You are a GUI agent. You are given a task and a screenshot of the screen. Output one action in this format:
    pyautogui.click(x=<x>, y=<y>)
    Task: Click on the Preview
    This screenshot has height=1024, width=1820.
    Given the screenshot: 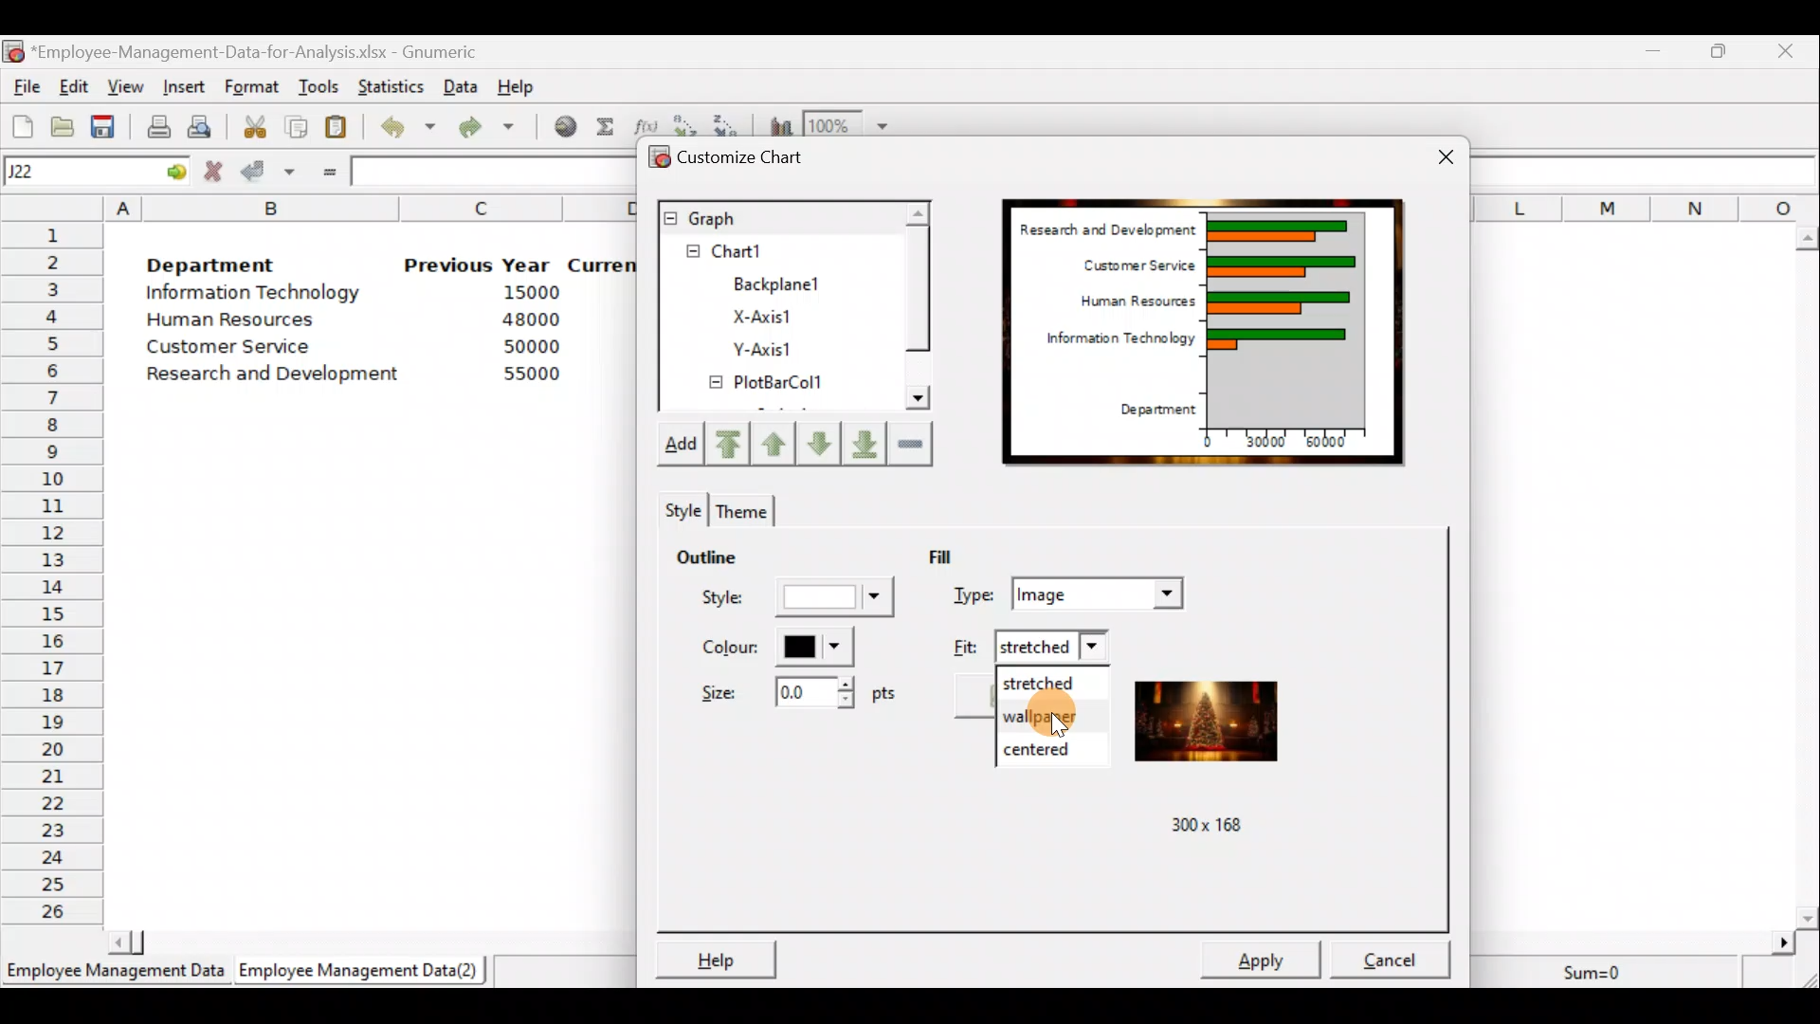 What is the action you would take?
    pyautogui.click(x=1213, y=723)
    